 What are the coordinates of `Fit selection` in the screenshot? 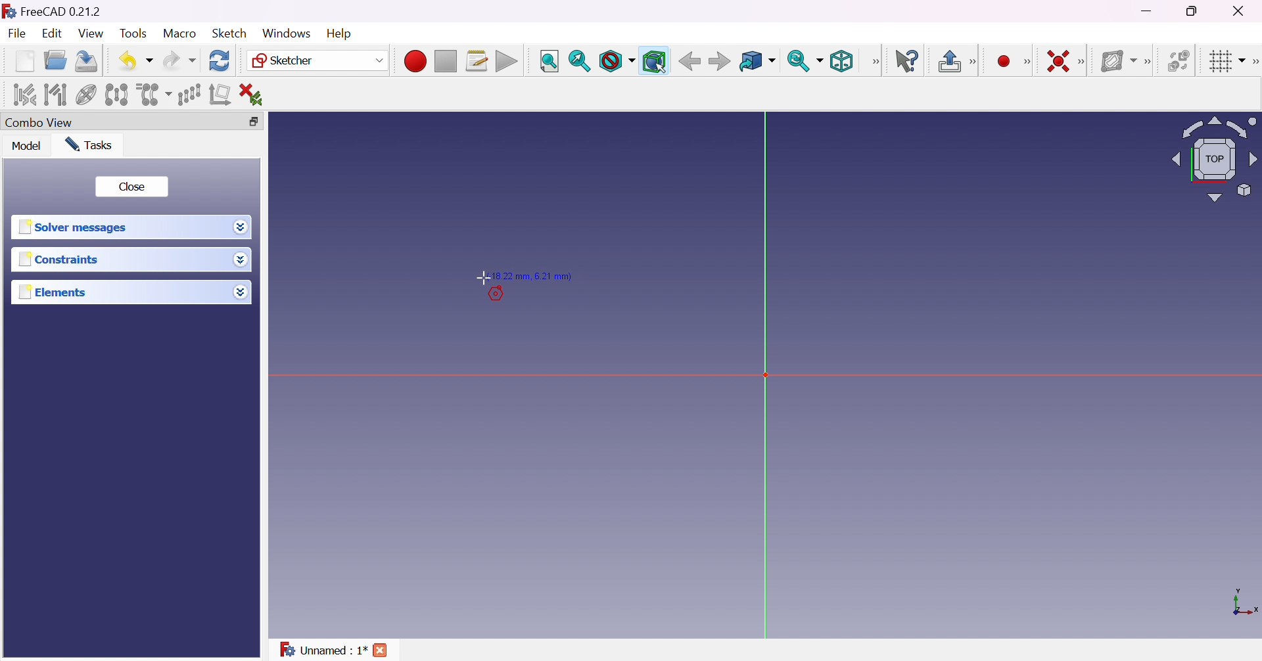 It's located at (580, 61).